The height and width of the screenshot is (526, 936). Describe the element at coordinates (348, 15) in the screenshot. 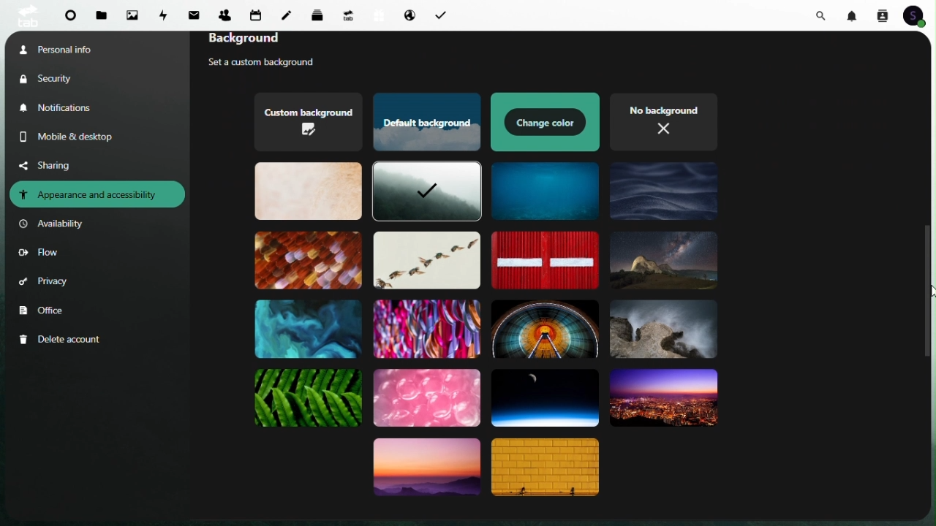

I see `Upgrade` at that location.